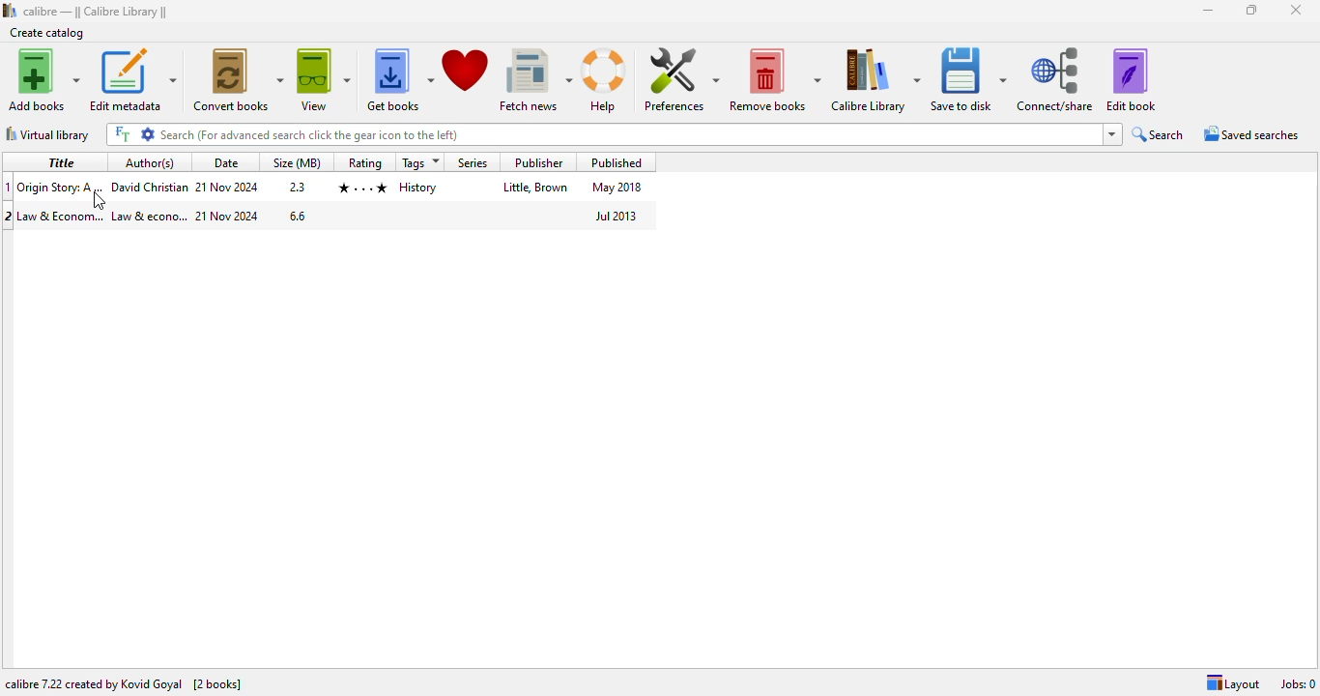  What do you see at coordinates (538, 162) in the screenshot?
I see `publisher` at bounding box center [538, 162].